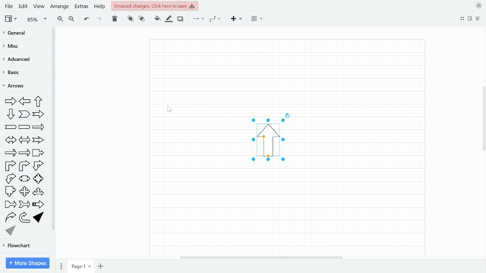 Image resolution: width=486 pixels, height=273 pixels. I want to click on Advanced, so click(17, 61).